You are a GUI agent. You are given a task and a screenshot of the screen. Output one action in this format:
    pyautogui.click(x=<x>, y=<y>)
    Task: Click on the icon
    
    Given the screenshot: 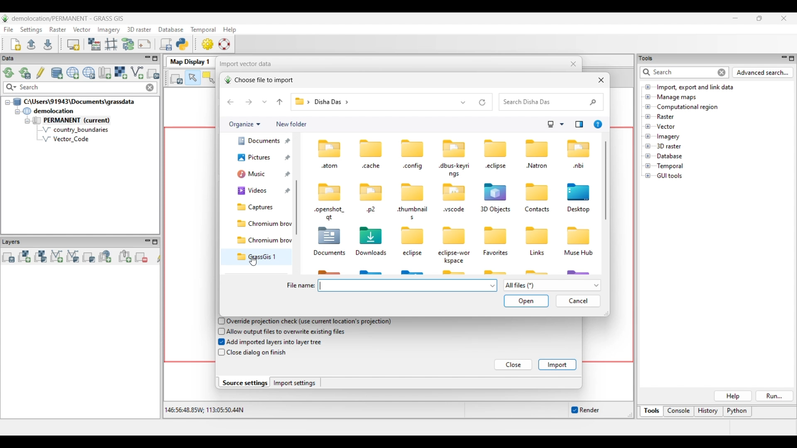 What is the action you would take?
    pyautogui.click(x=455, y=236)
    